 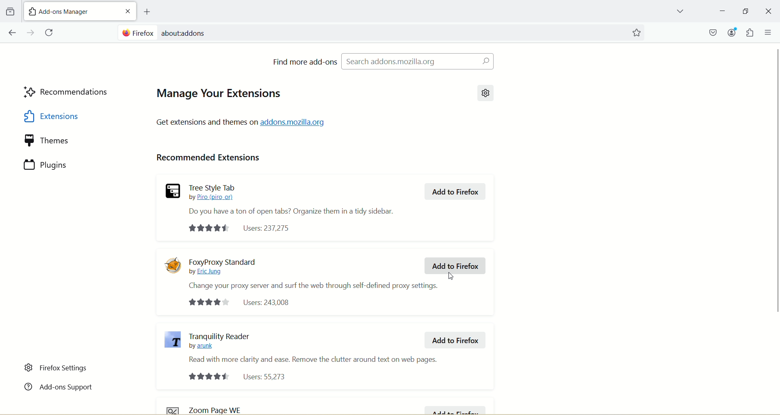 I want to click on FoxyProxy Standard
by Eric Jung, so click(x=223, y=267).